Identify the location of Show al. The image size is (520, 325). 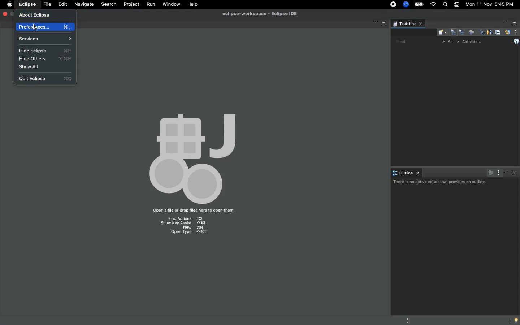
(32, 67).